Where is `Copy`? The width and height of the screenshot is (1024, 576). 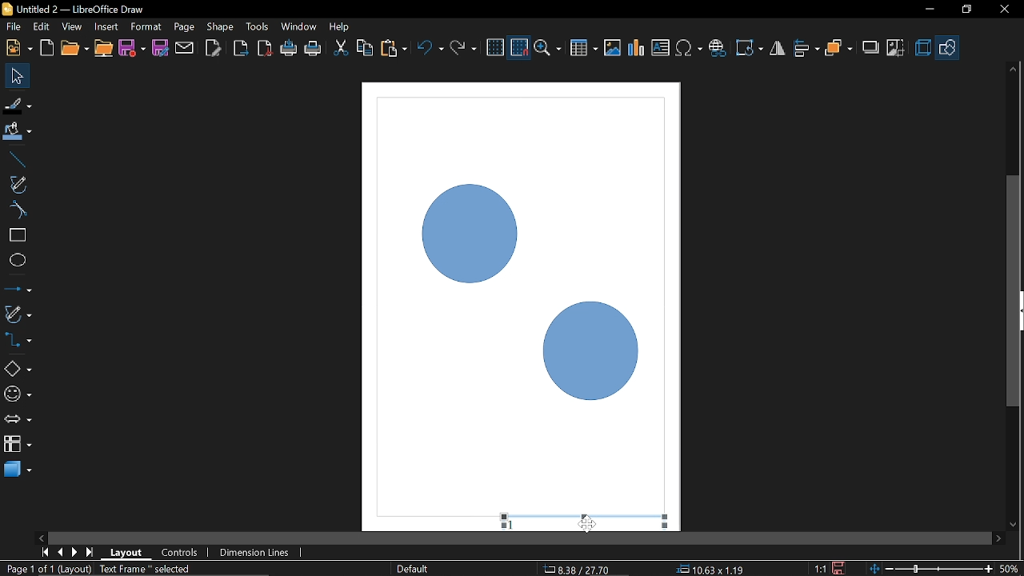 Copy is located at coordinates (365, 50).